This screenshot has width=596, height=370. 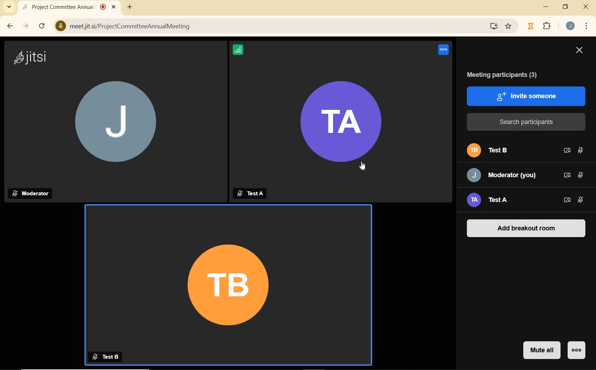 I want to click on jitsi, so click(x=32, y=57).